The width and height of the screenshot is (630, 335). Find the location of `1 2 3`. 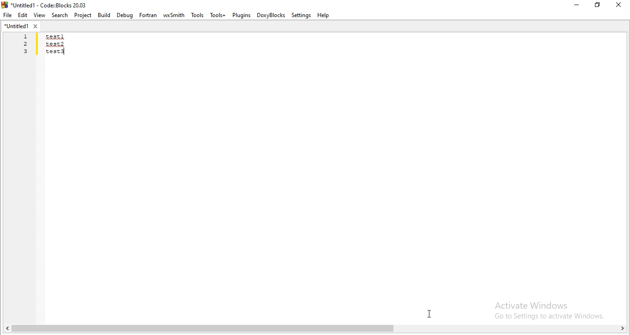

1 2 3 is located at coordinates (26, 44).